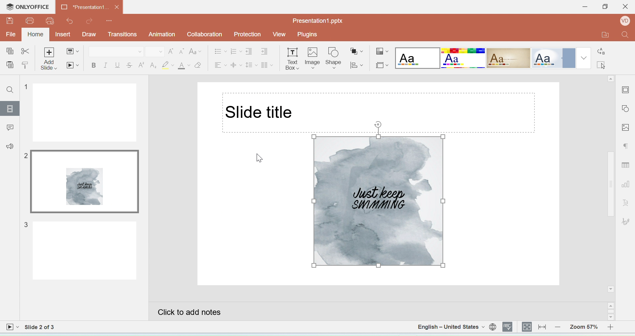  Describe the element at coordinates (613, 326) in the screenshot. I see `Zoom in` at that location.